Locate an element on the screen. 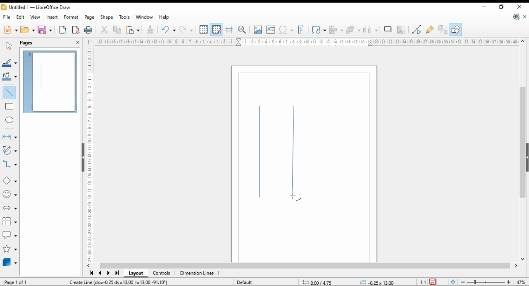  3D objects is located at coordinates (10, 263).